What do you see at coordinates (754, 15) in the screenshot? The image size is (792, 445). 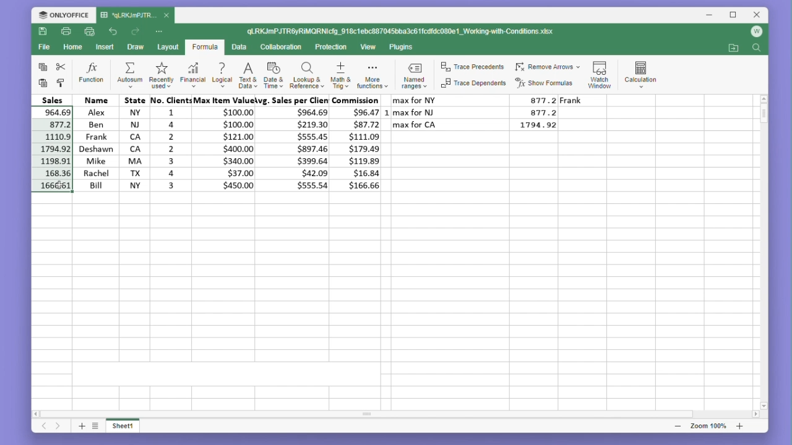 I see `Close` at bounding box center [754, 15].